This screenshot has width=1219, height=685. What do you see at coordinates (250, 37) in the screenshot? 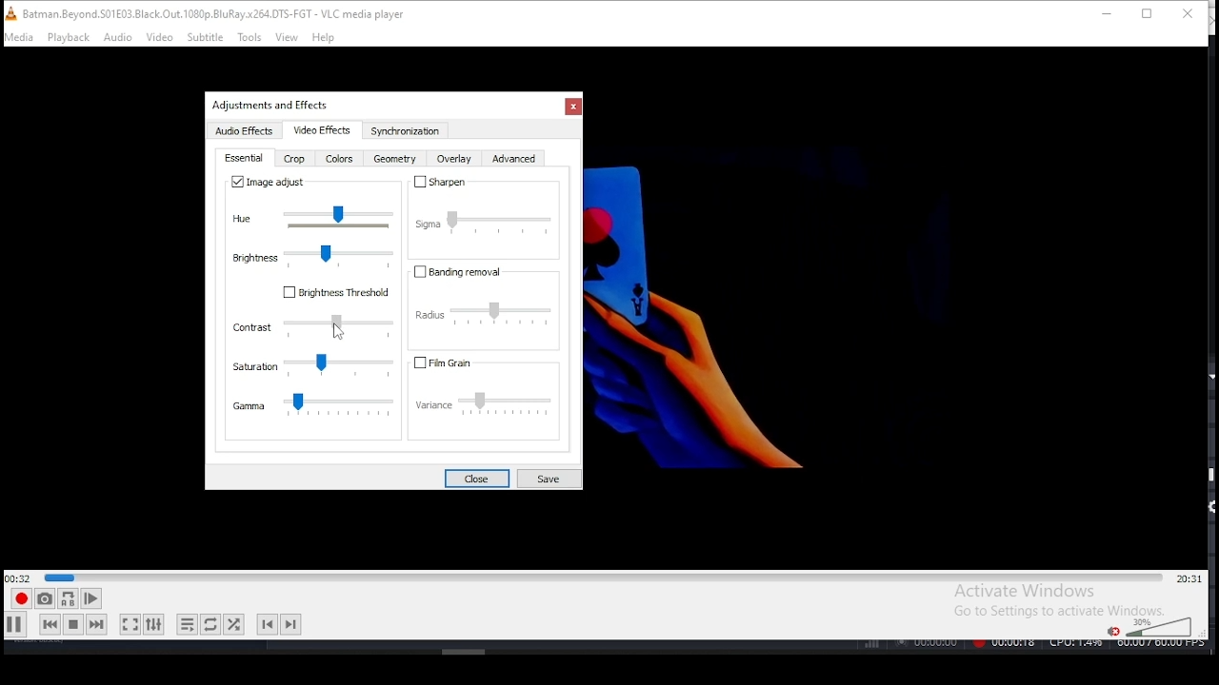
I see `tools` at bounding box center [250, 37].